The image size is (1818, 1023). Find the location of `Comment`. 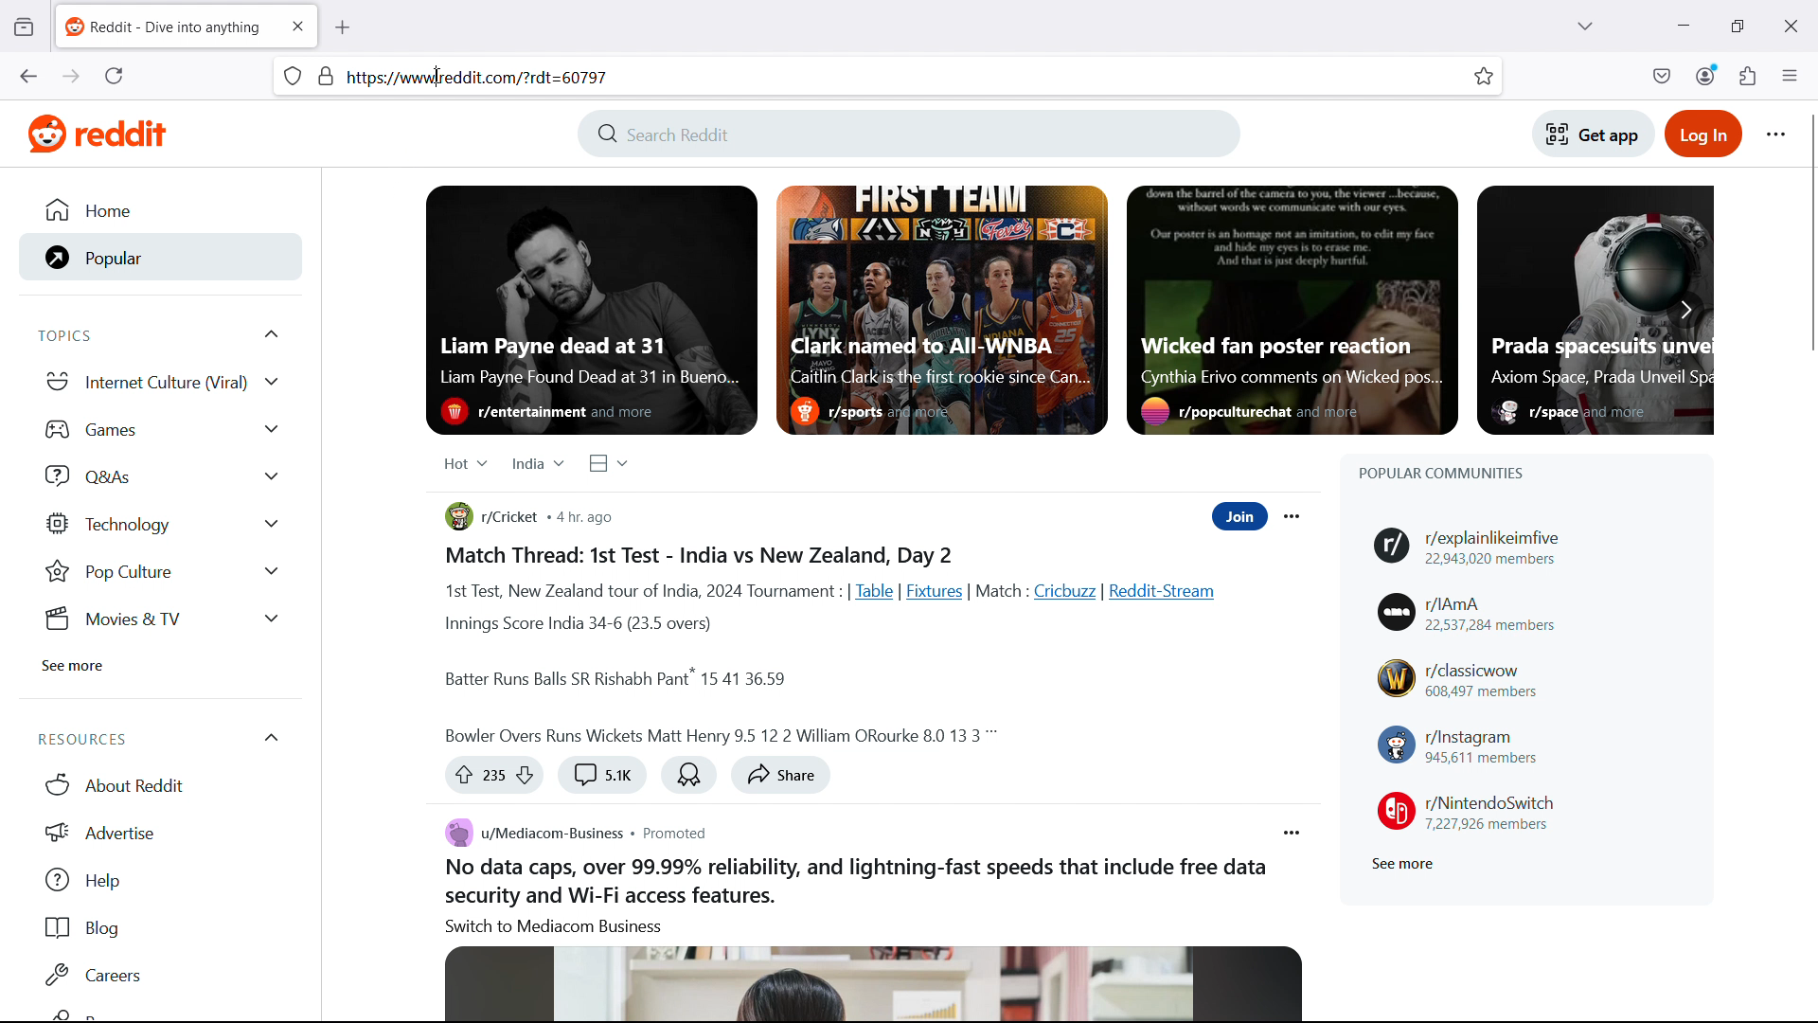

Comment is located at coordinates (600, 776).